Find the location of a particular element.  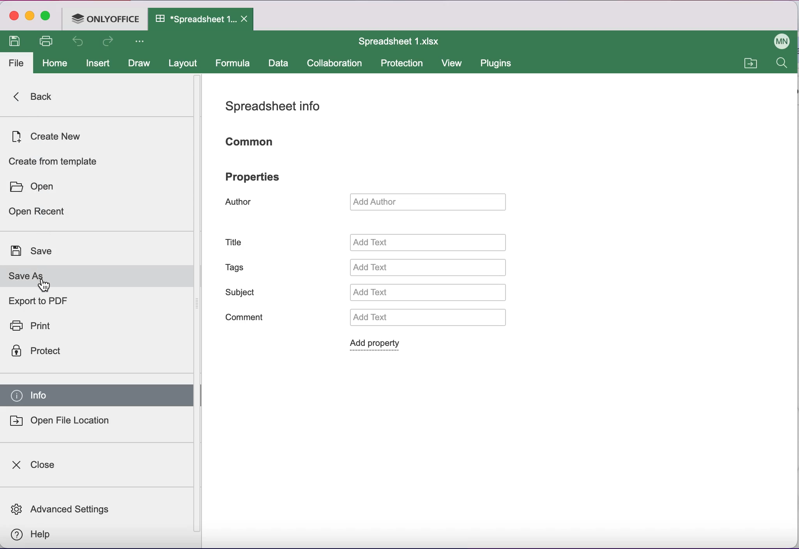

add text is located at coordinates (430, 243).